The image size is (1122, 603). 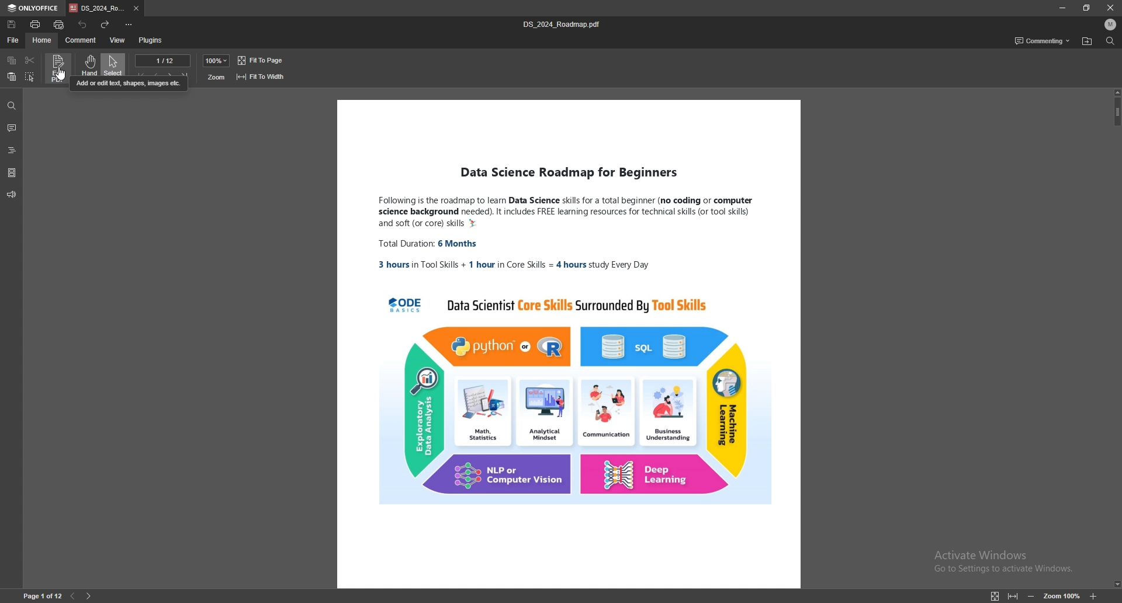 I want to click on quick print, so click(x=60, y=25).